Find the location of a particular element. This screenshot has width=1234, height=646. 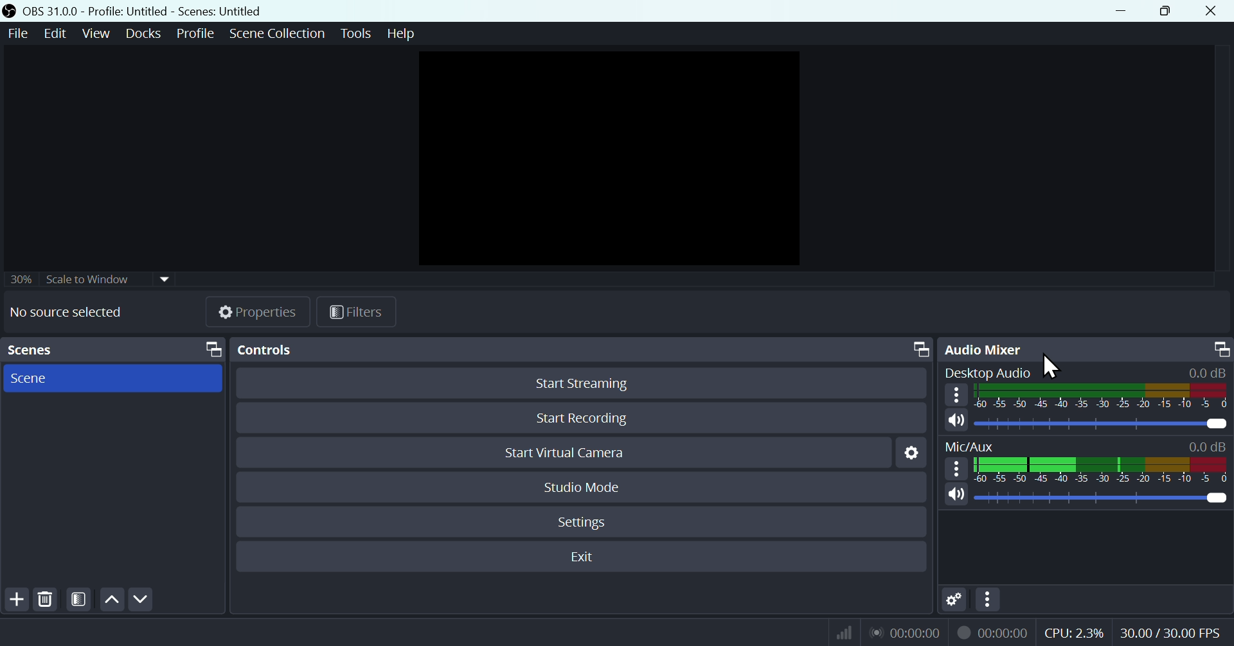

More options is located at coordinates (954, 396).